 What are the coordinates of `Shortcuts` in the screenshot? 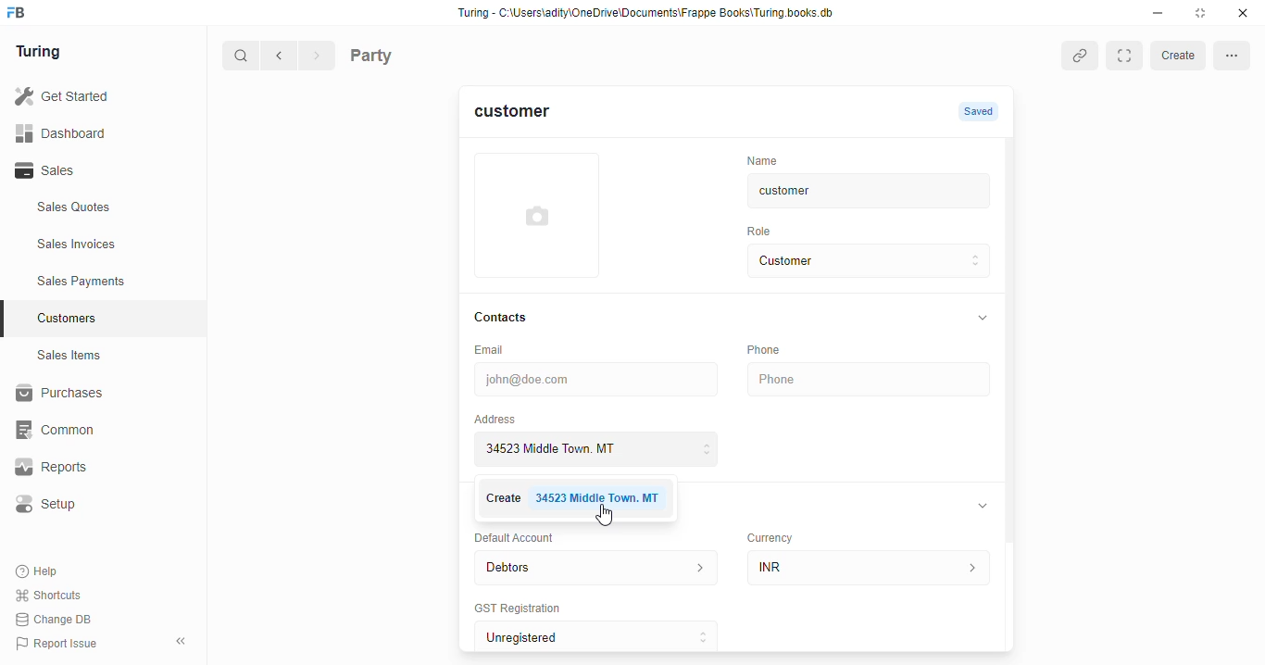 It's located at (54, 596).